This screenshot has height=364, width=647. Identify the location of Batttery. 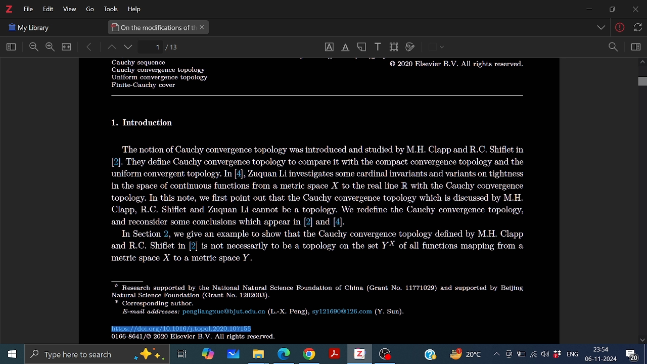
(521, 354).